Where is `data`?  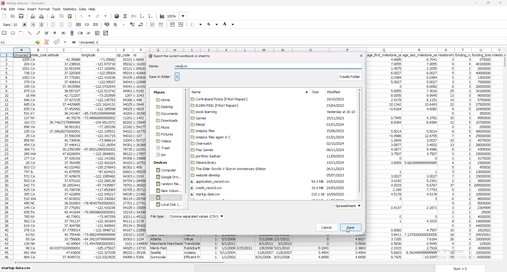
data is located at coordinates (447, 157).